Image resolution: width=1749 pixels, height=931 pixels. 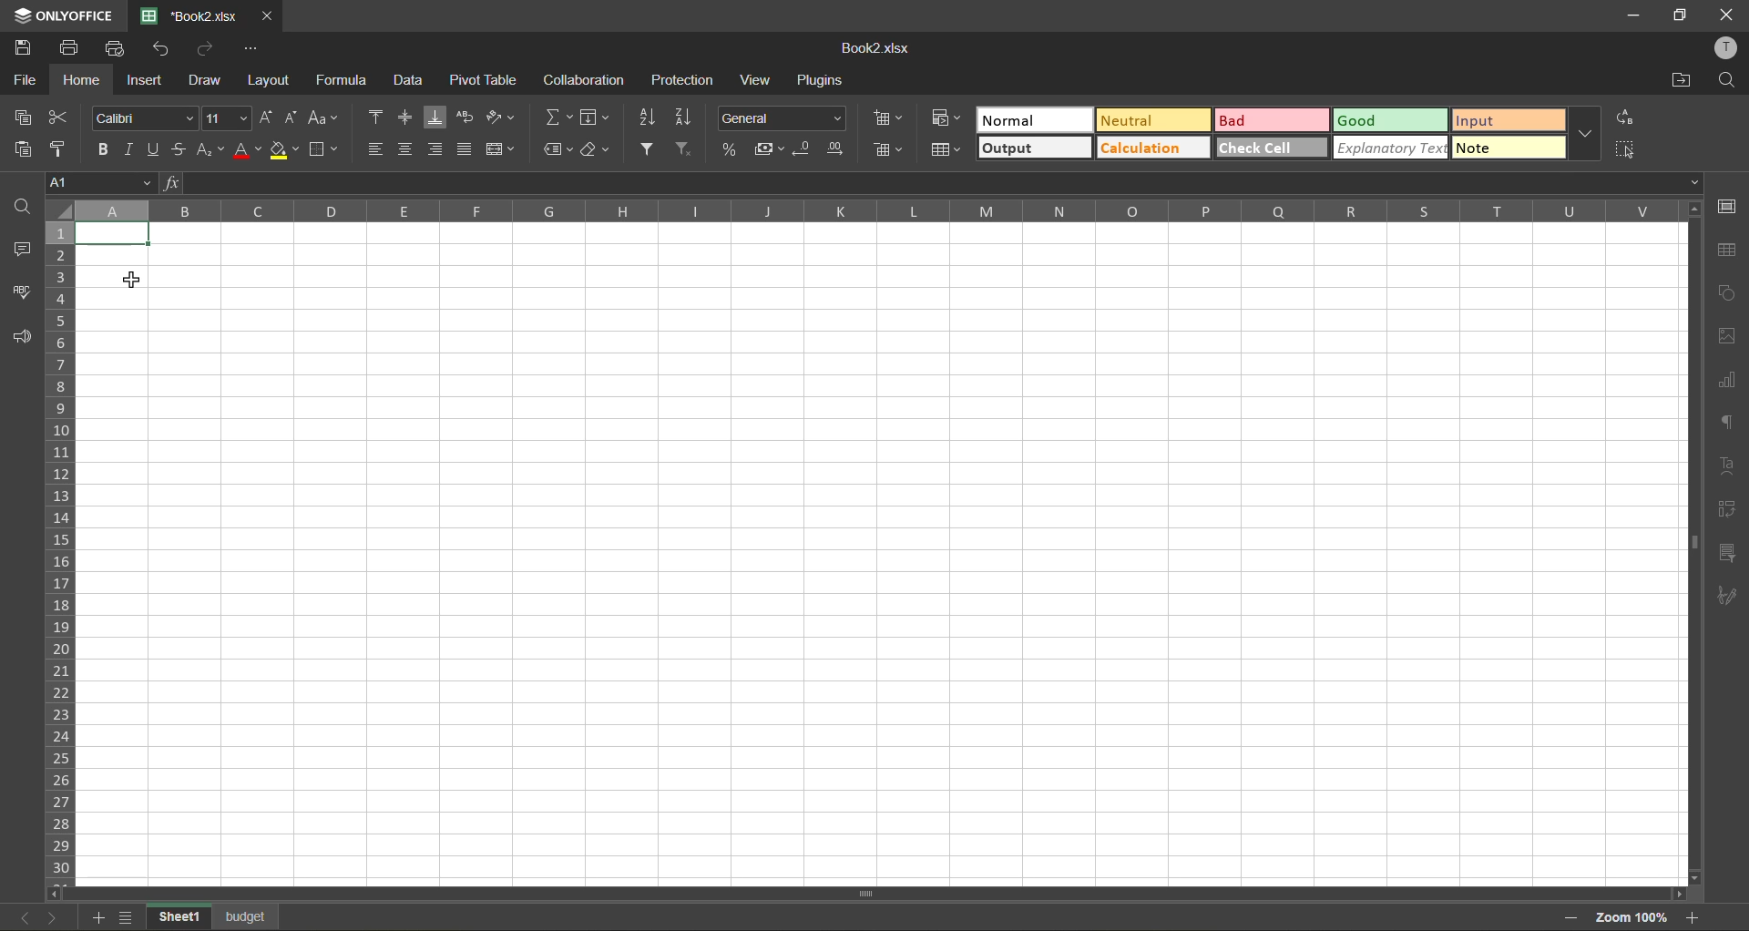 I want to click on strikethrough, so click(x=185, y=150).